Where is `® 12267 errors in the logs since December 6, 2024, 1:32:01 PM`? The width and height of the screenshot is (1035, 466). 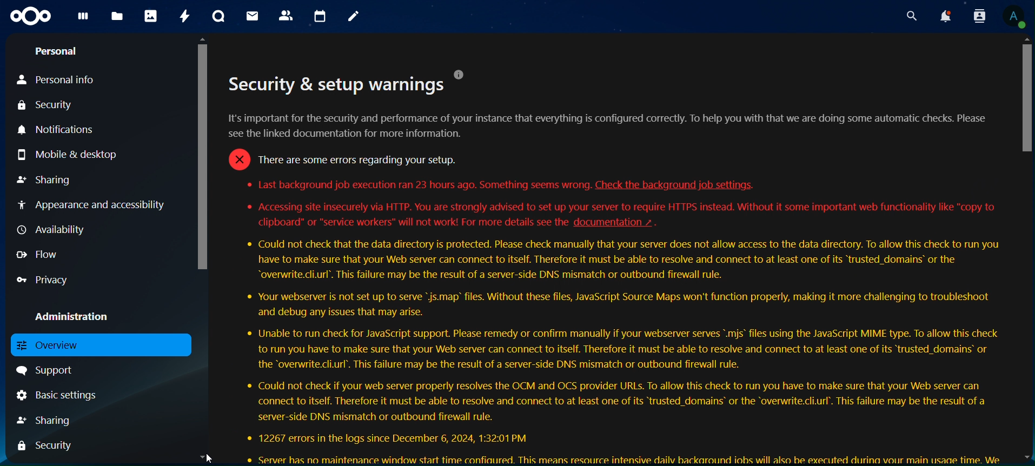
® 12267 errors in the logs since December 6, 2024, 1:32:01 PM is located at coordinates (388, 437).